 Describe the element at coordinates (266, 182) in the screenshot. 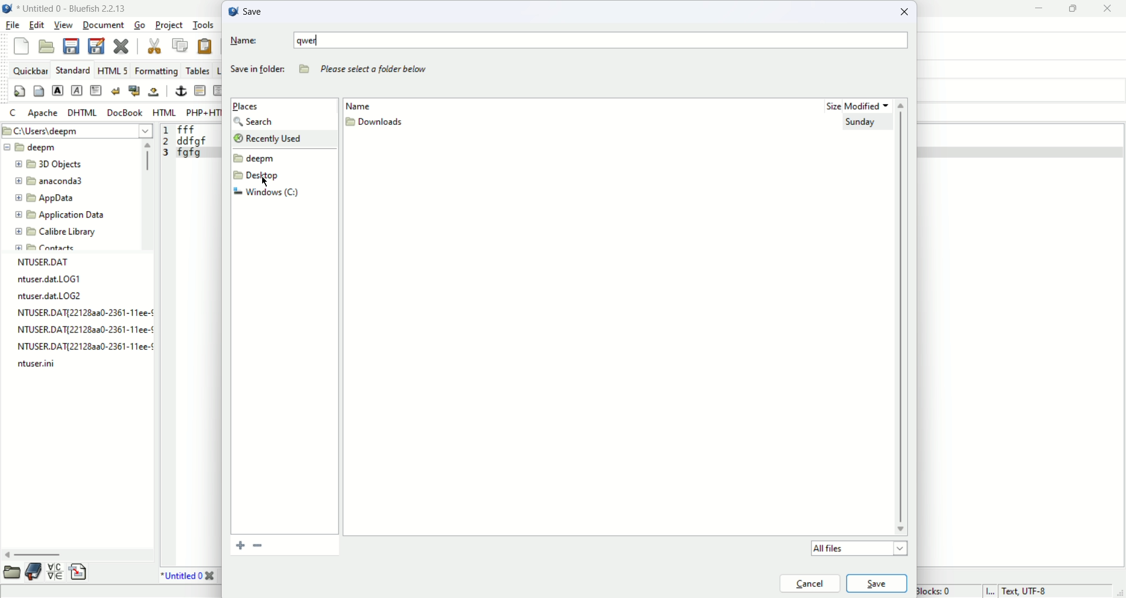

I see `cursor` at that location.